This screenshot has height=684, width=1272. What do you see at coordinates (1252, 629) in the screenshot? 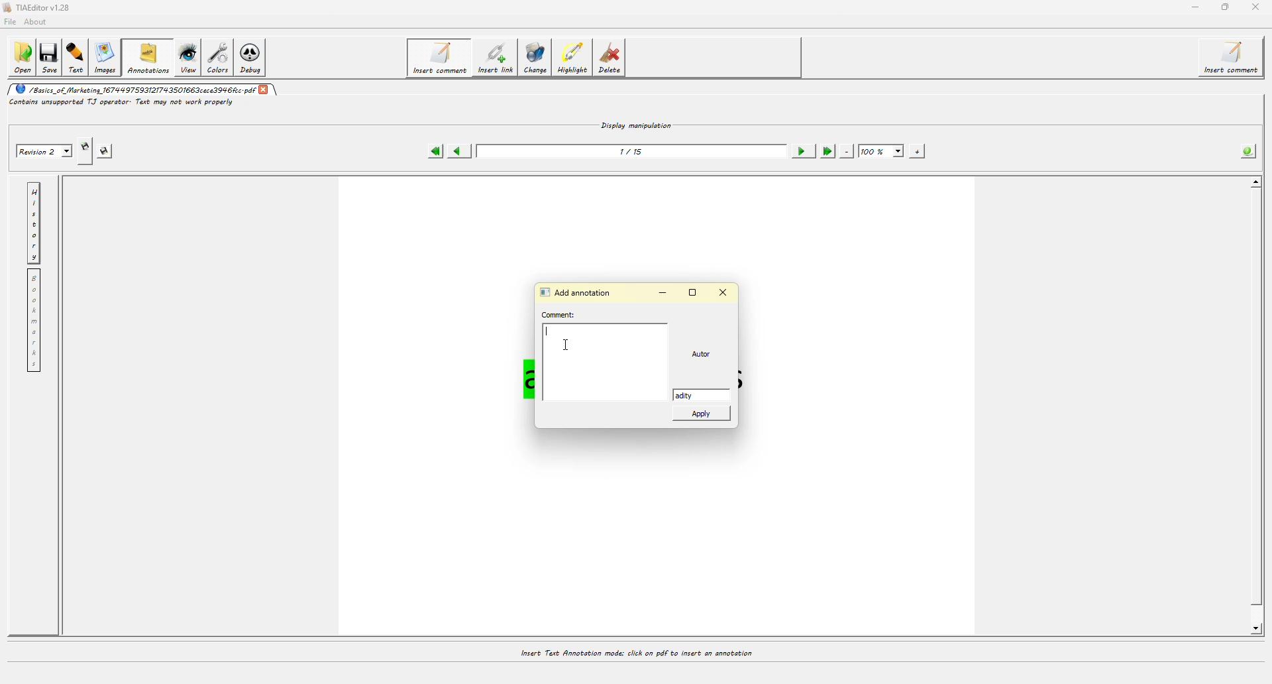
I see `scroll down` at bounding box center [1252, 629].